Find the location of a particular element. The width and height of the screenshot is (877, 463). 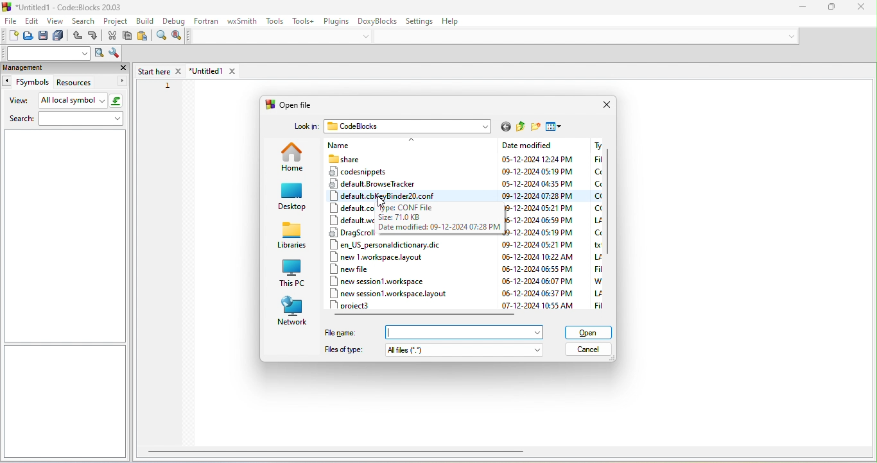

file type is located at coordinates (420, 351).